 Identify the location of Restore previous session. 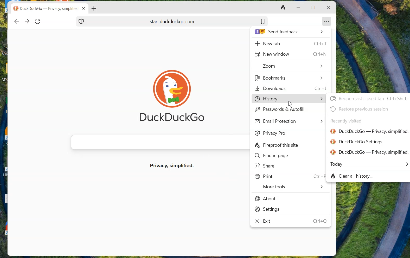
(359, 109).